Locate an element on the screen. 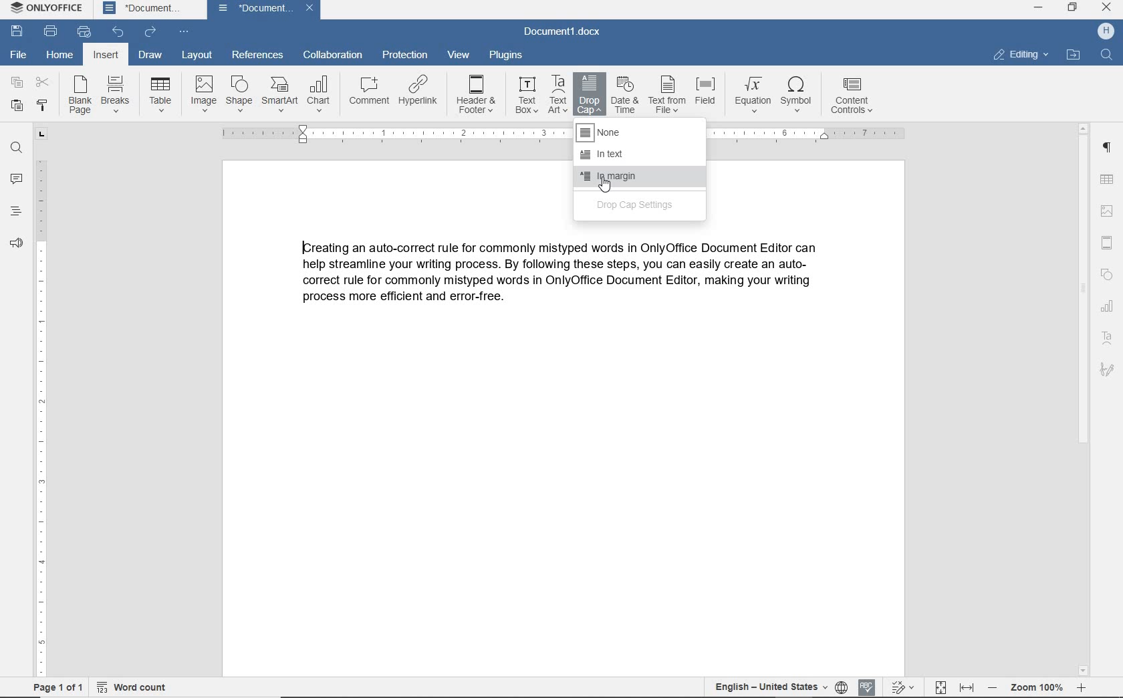 The width and height of the screenshot is (1123, 698). paragraph settings is located at coordinates (1108, 148).